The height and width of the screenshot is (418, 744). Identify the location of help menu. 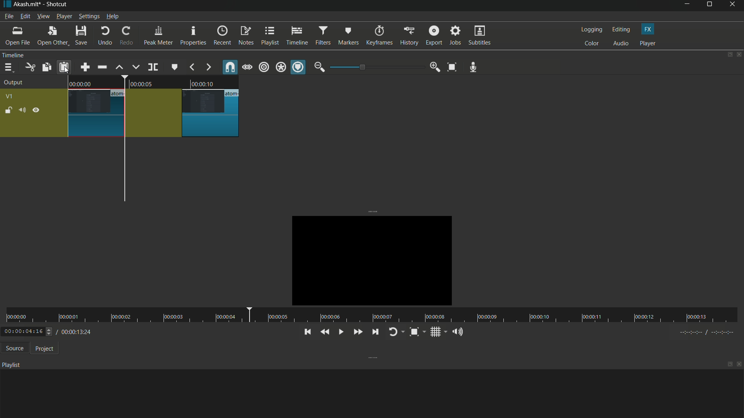
(113, 16).